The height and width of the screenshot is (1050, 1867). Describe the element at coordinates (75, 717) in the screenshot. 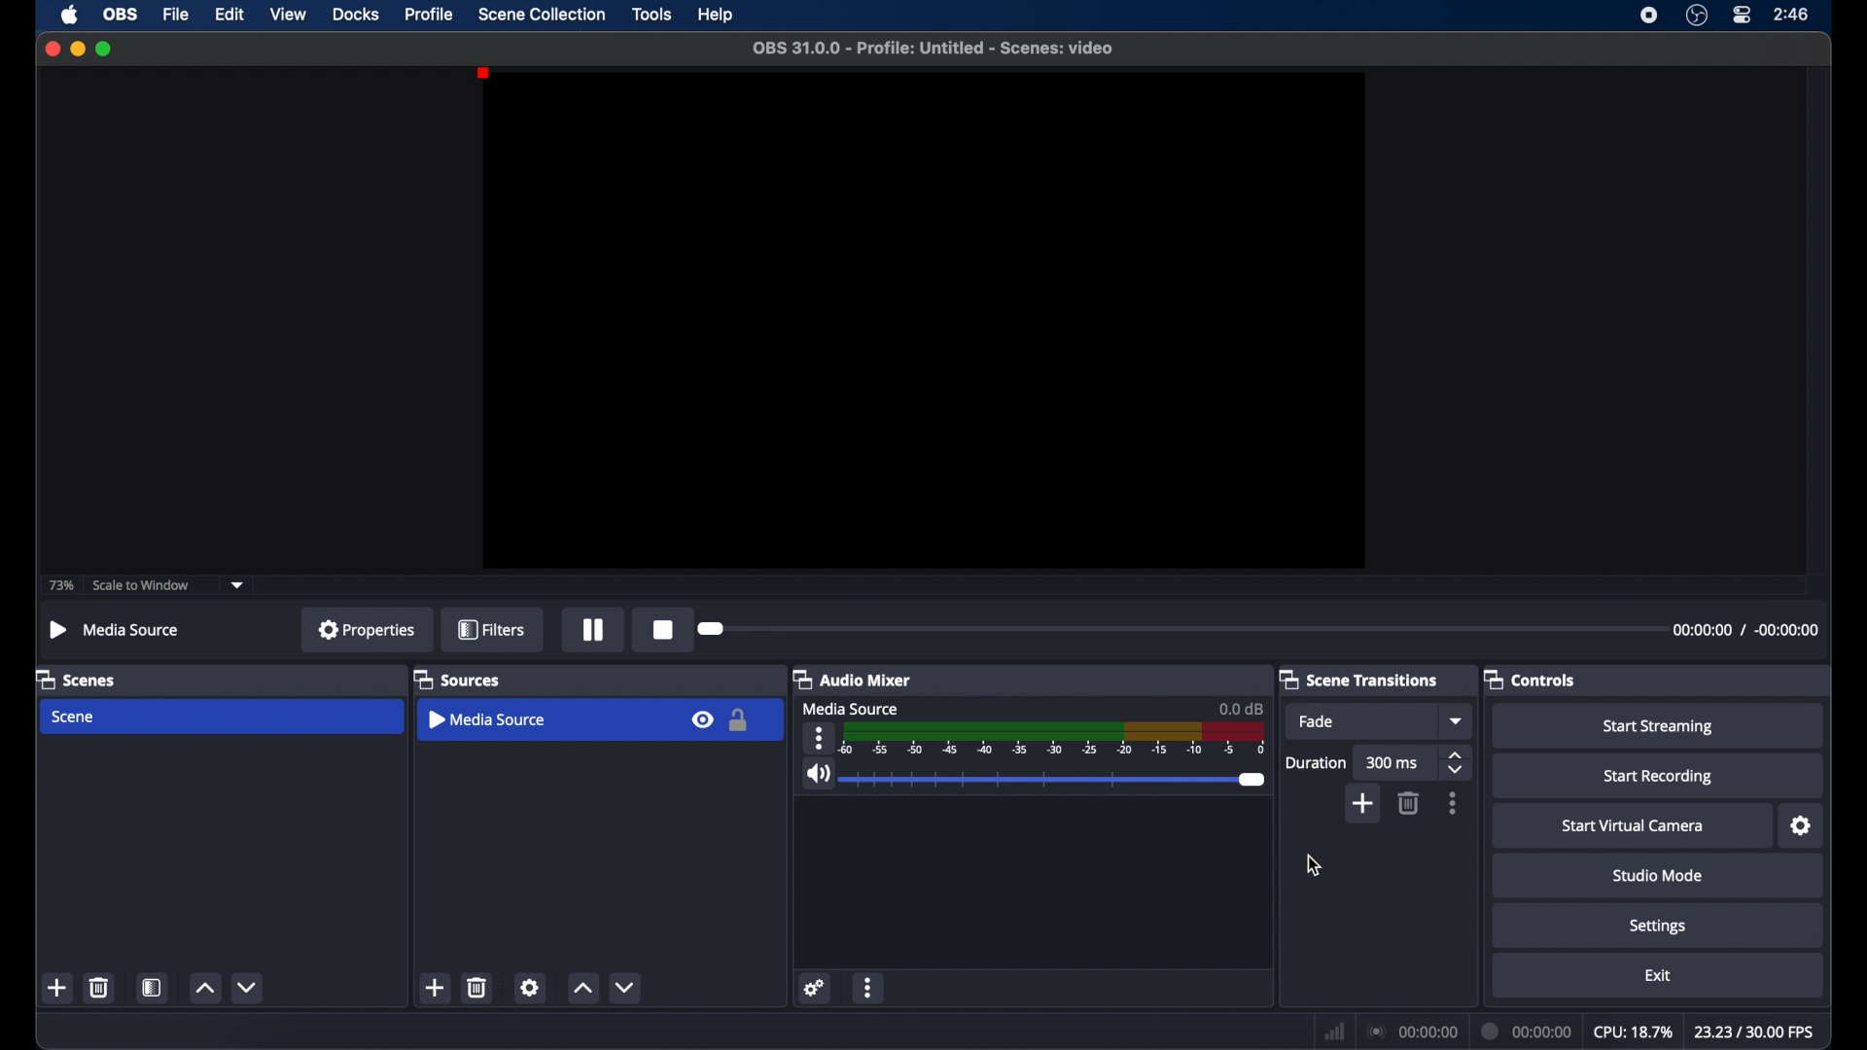

I see `scene` at that location.